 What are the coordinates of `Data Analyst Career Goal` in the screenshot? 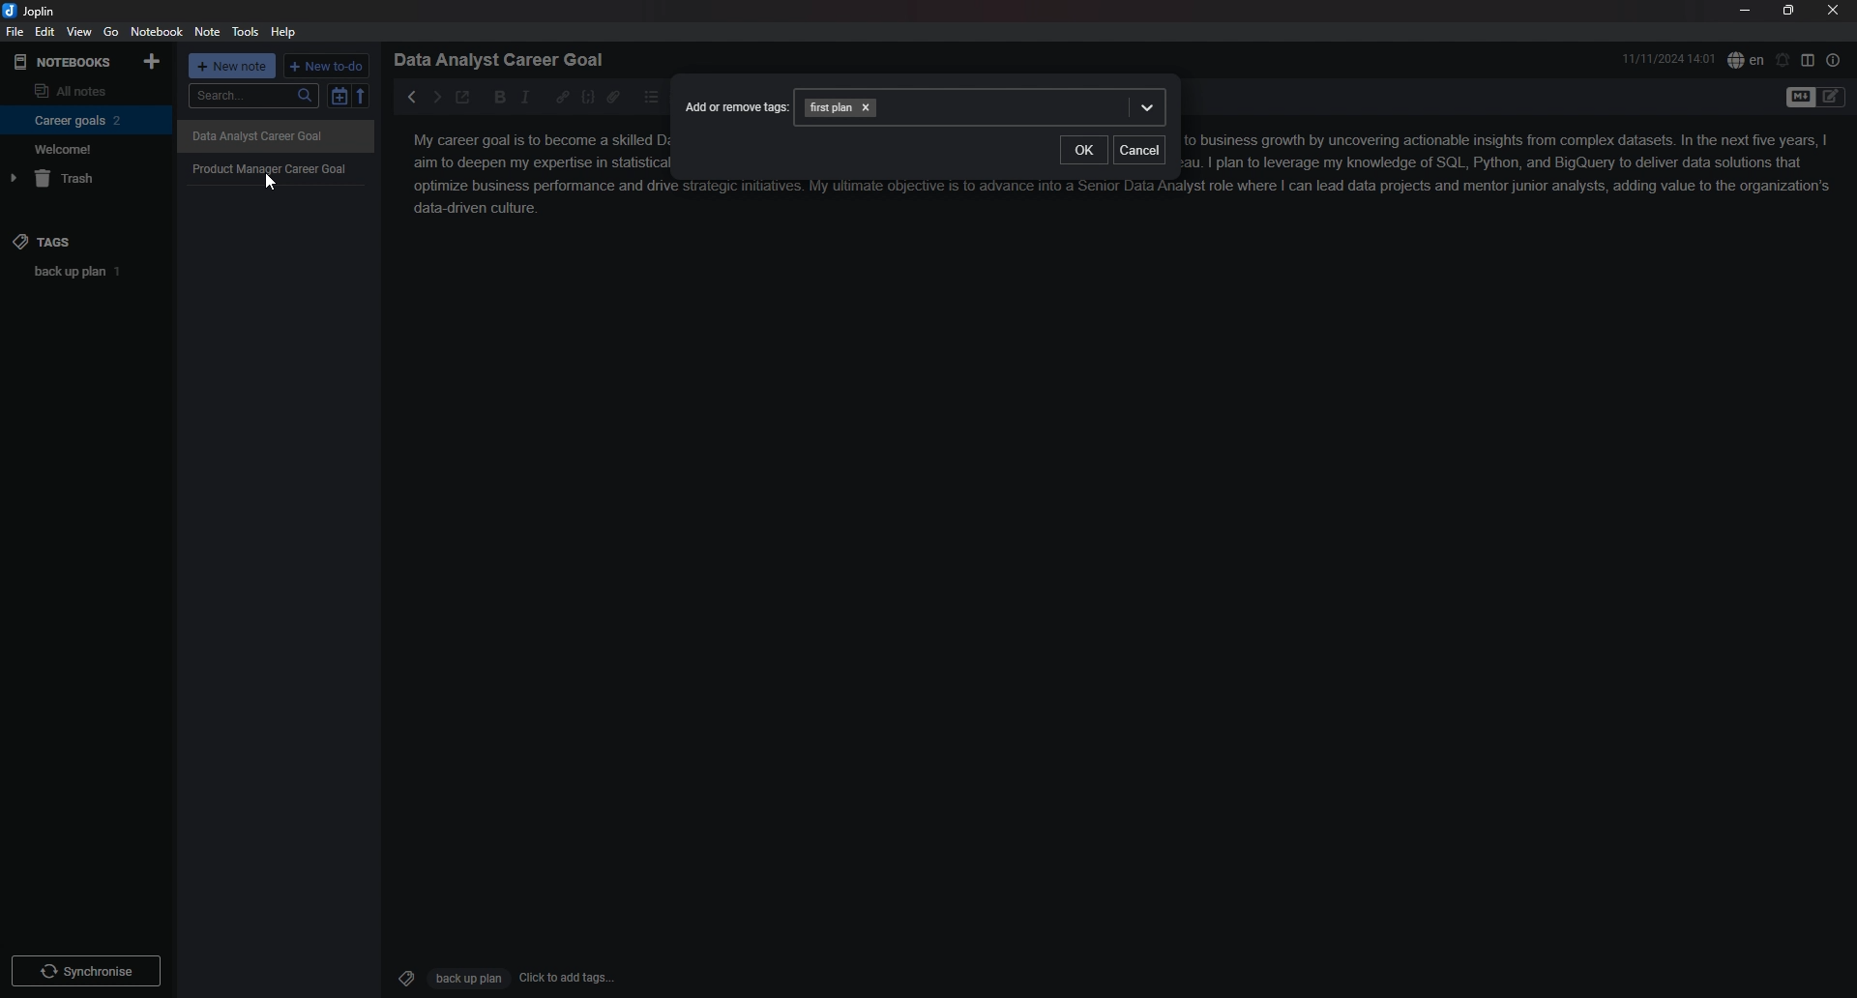 It's located at (506, 59).